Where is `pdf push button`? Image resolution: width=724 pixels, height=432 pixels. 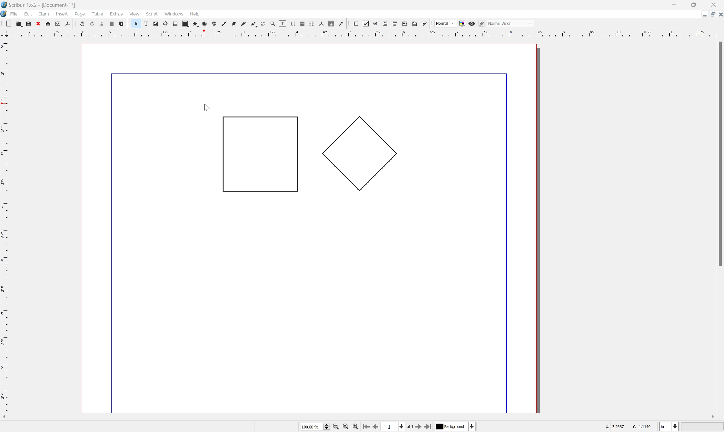
pdf push button is located at coordinates (355, 24).